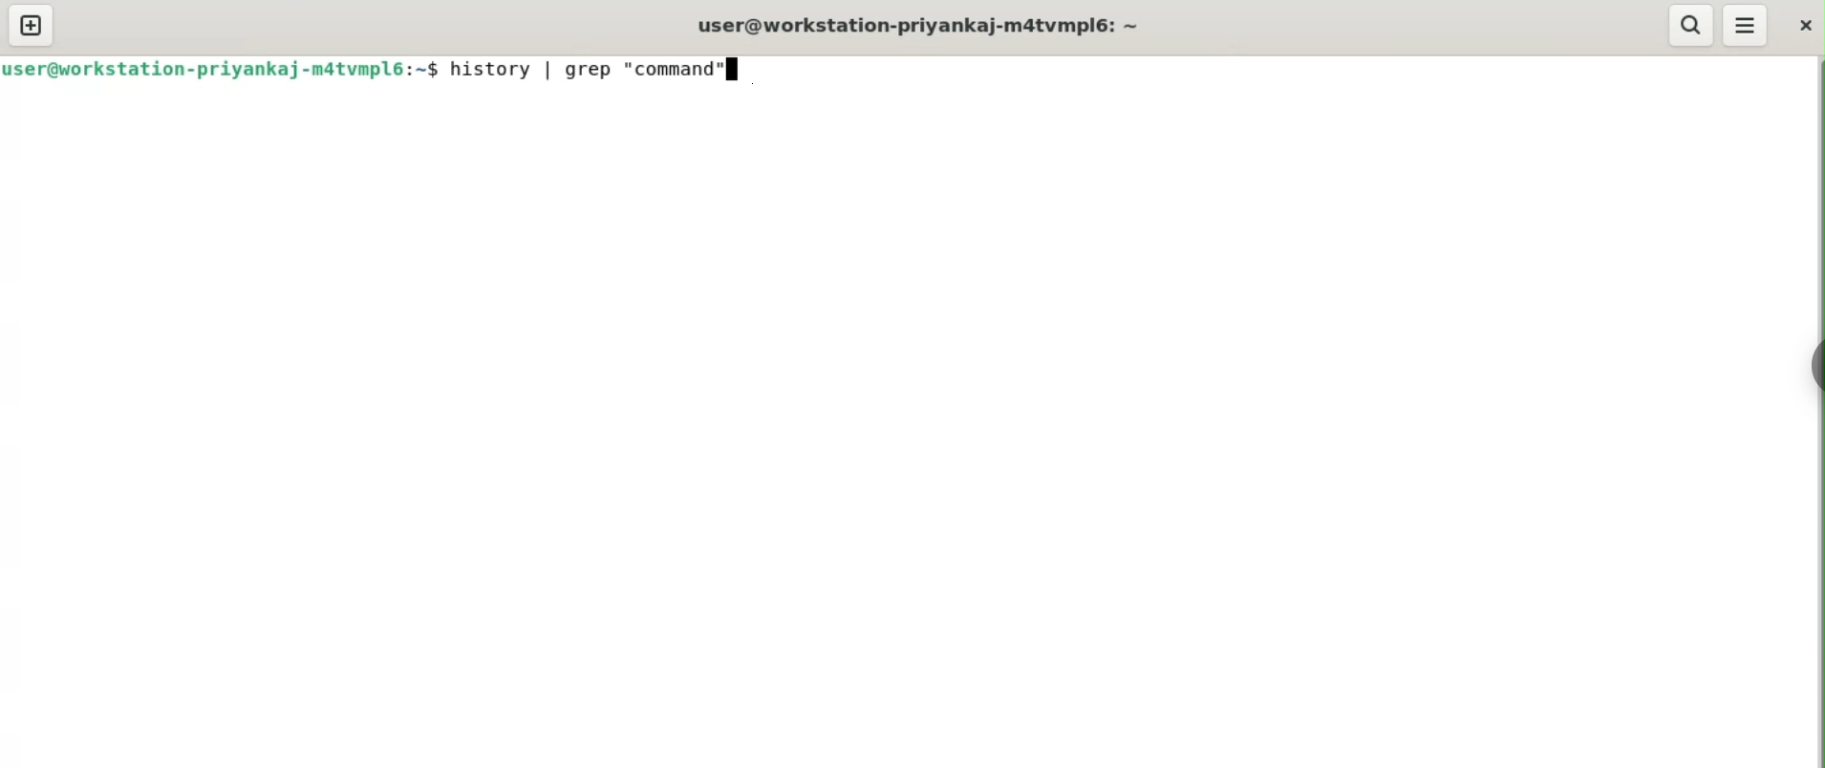  What do you see at coordinates (31, 23) in the screenshot?
I see `new tab` at bounding box center [31, 23].